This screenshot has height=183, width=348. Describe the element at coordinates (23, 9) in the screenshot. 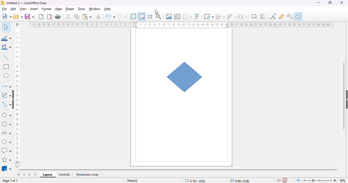

I see `view` at that location.